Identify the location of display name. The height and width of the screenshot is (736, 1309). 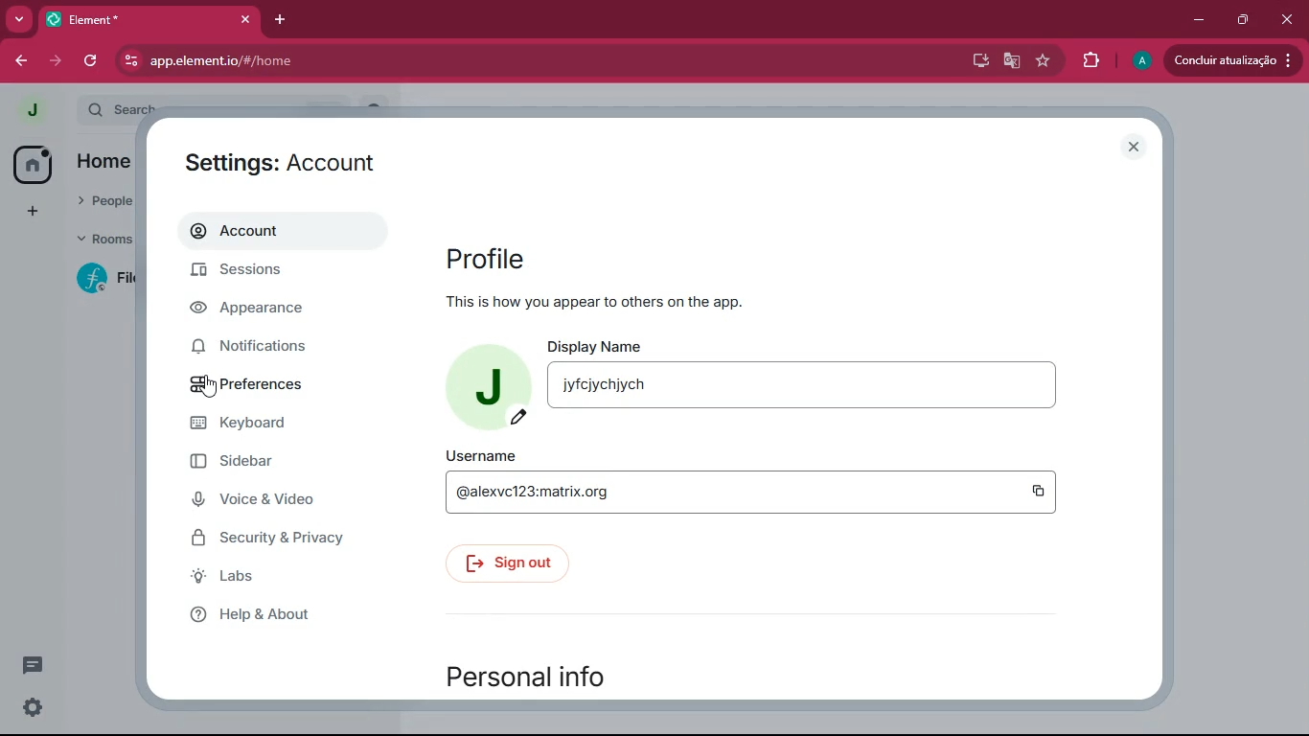
(601, 345).